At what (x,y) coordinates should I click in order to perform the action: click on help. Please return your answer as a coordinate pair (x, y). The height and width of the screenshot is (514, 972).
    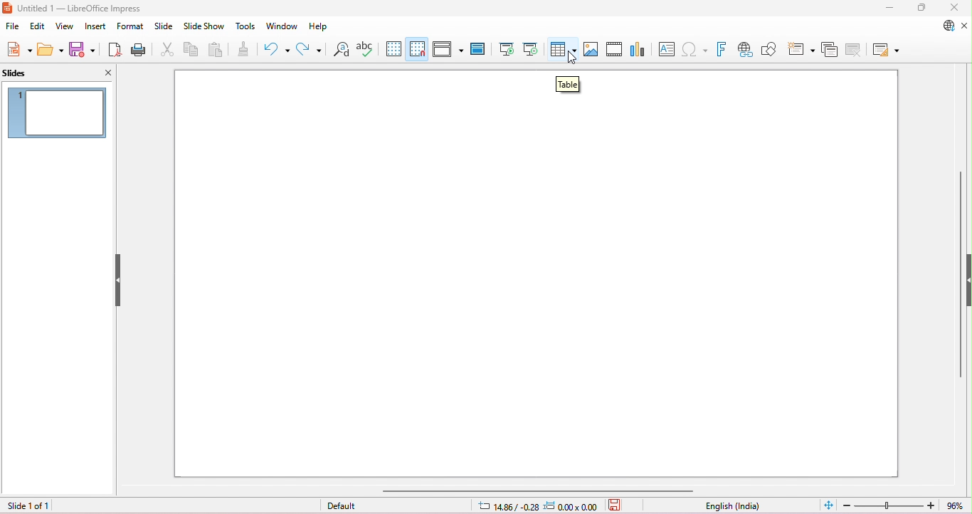
    Looking at the image, I should click on (318, 27).